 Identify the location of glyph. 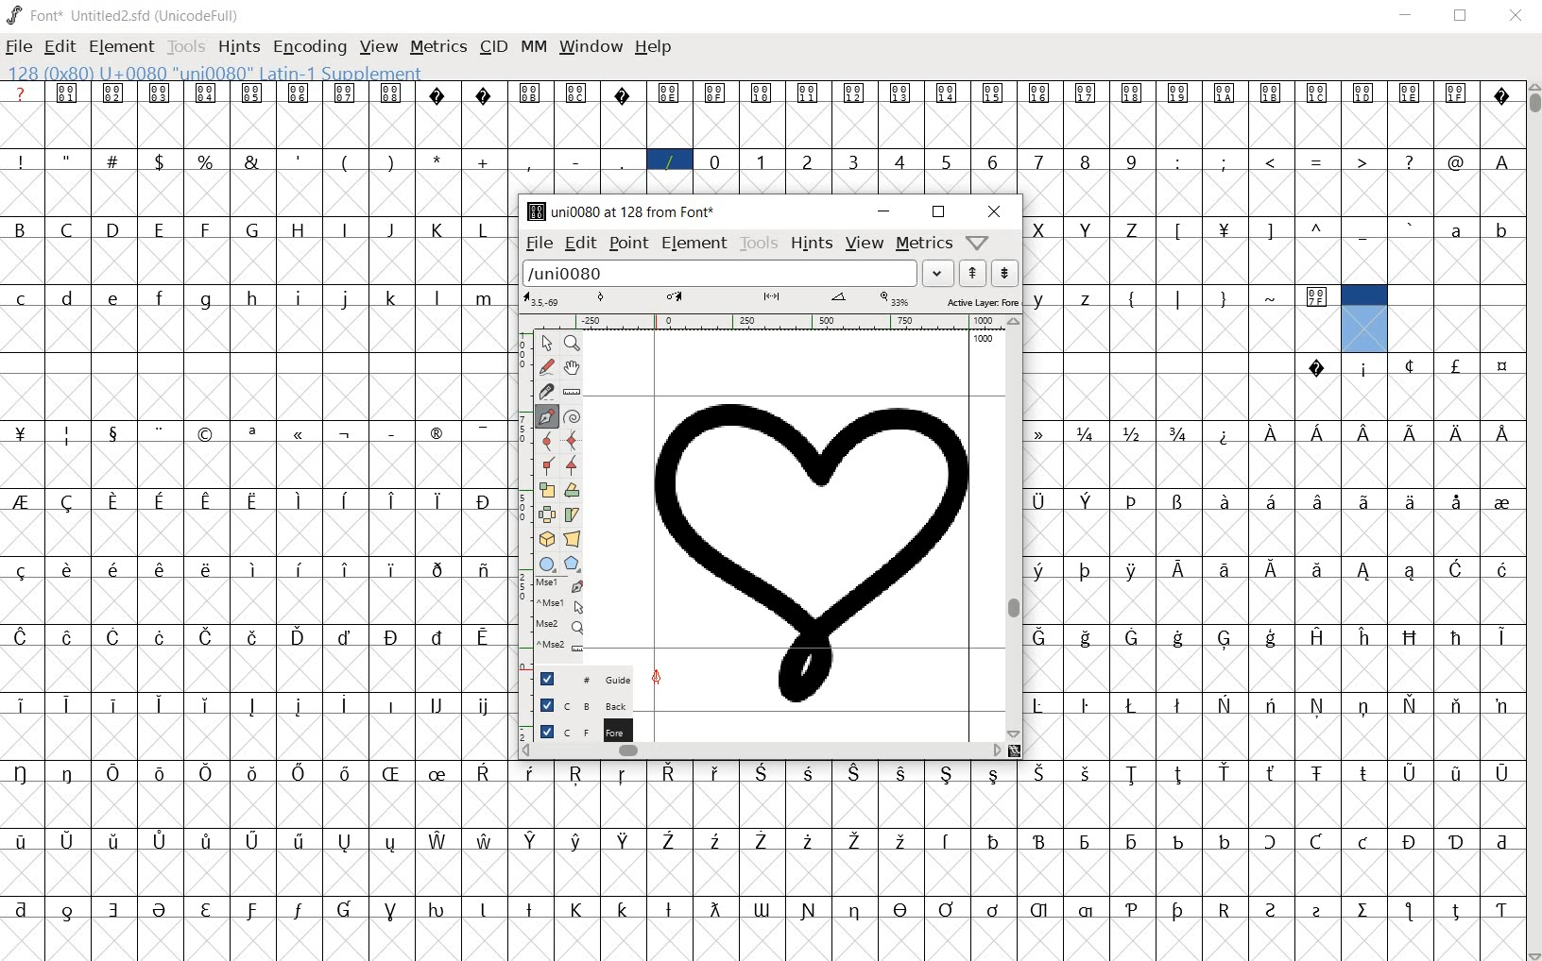
(21, 161).